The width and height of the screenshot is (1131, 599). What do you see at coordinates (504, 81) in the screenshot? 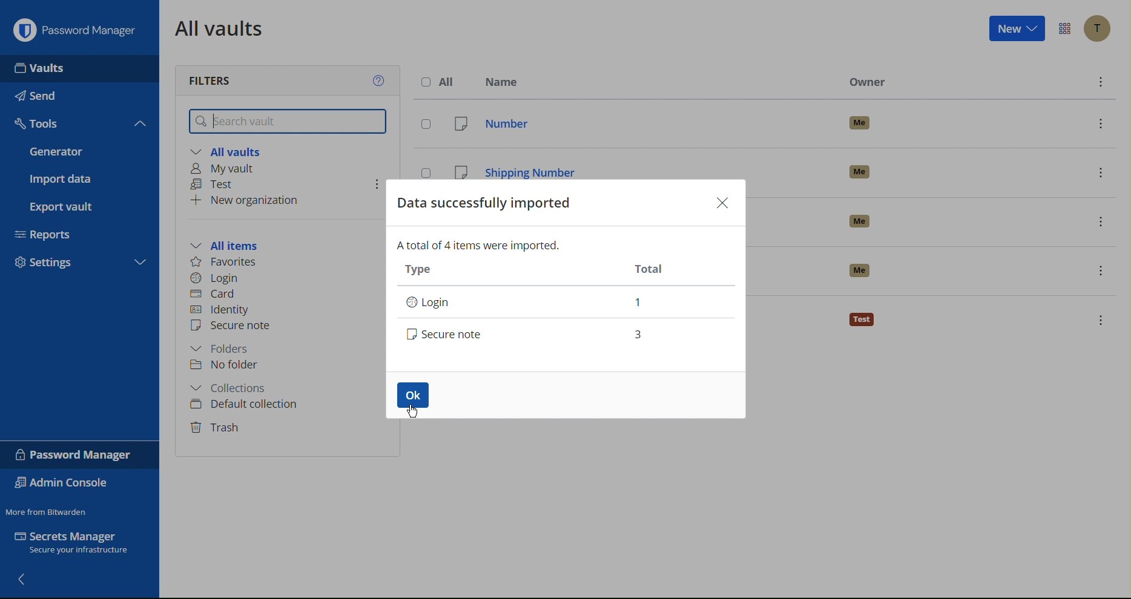
I see `Name` at bounding box center [504, 81].